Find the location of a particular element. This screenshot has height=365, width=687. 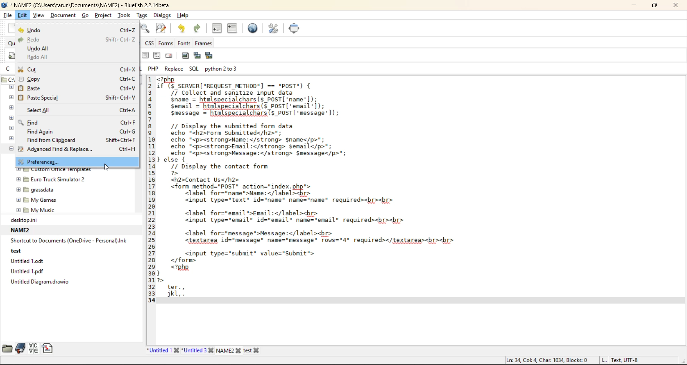

forms is located at coordinates (166, 43).